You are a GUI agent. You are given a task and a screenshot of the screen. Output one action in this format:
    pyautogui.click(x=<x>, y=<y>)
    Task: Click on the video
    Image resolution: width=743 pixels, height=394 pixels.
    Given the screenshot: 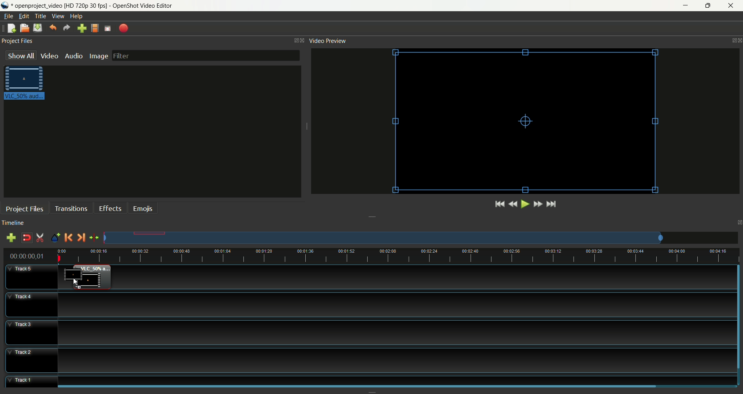 What is the action you would take?
    pyautogui.click(x=49, y=57)
    